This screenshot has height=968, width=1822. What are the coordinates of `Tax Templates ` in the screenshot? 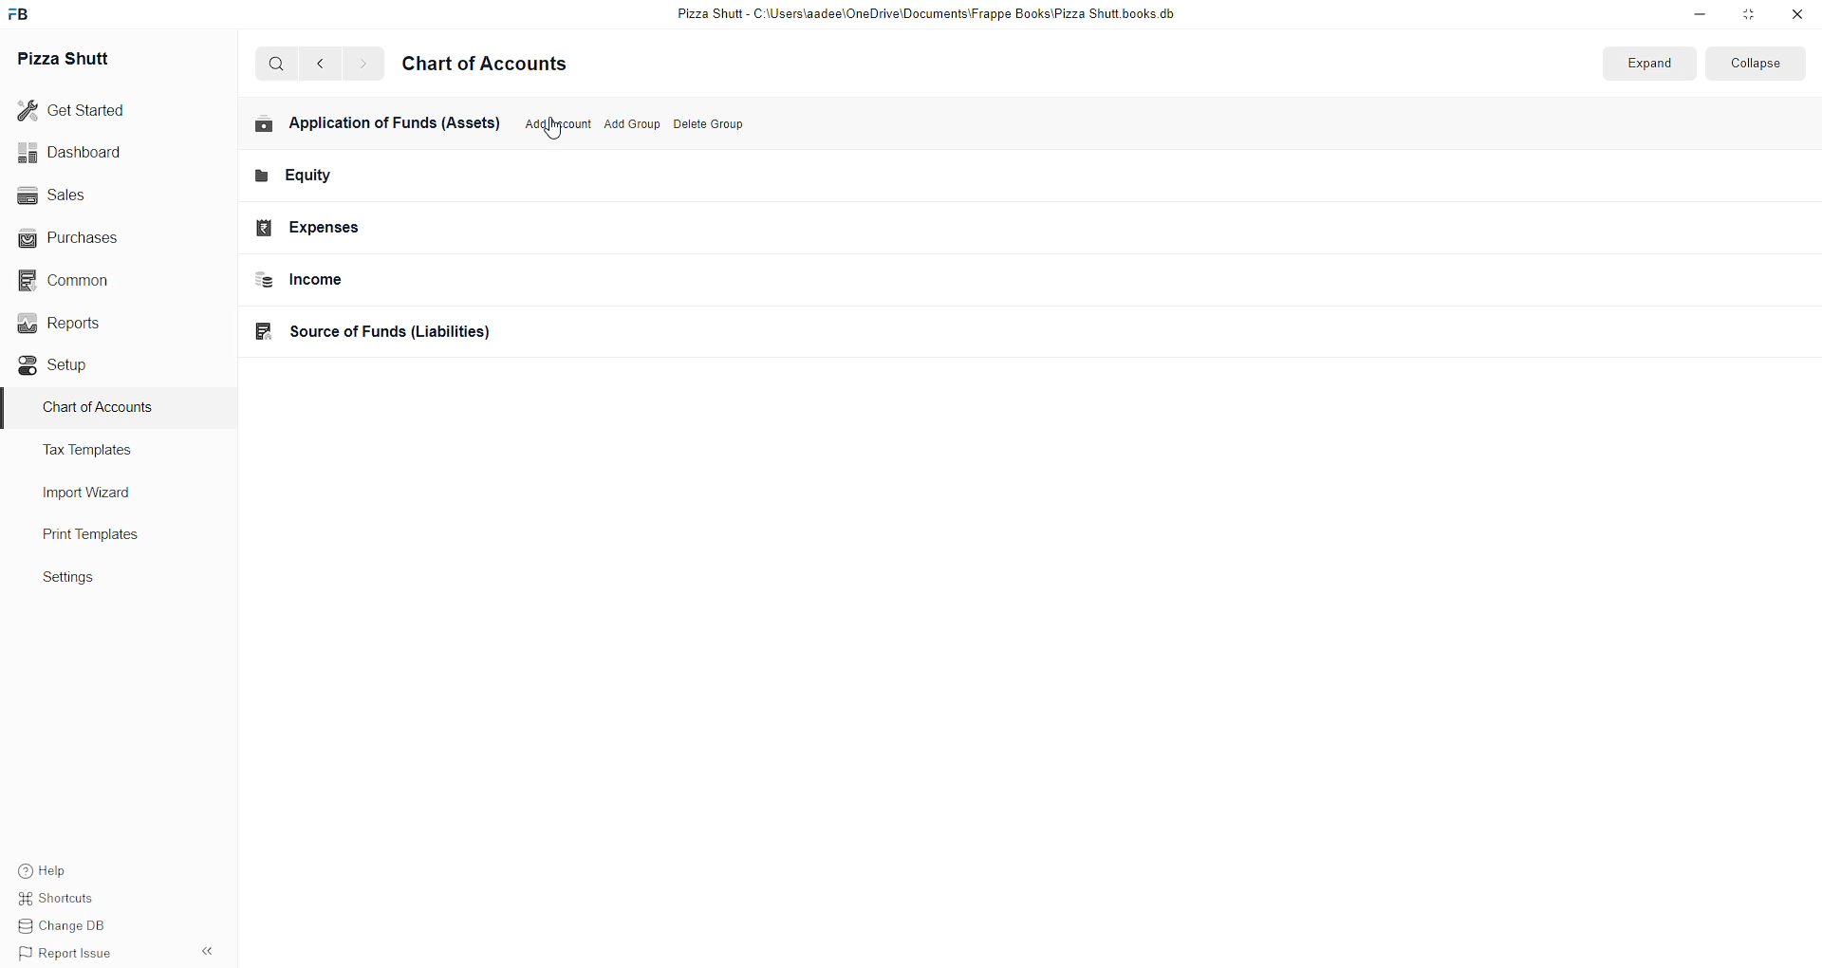 It's located at (111, 453).